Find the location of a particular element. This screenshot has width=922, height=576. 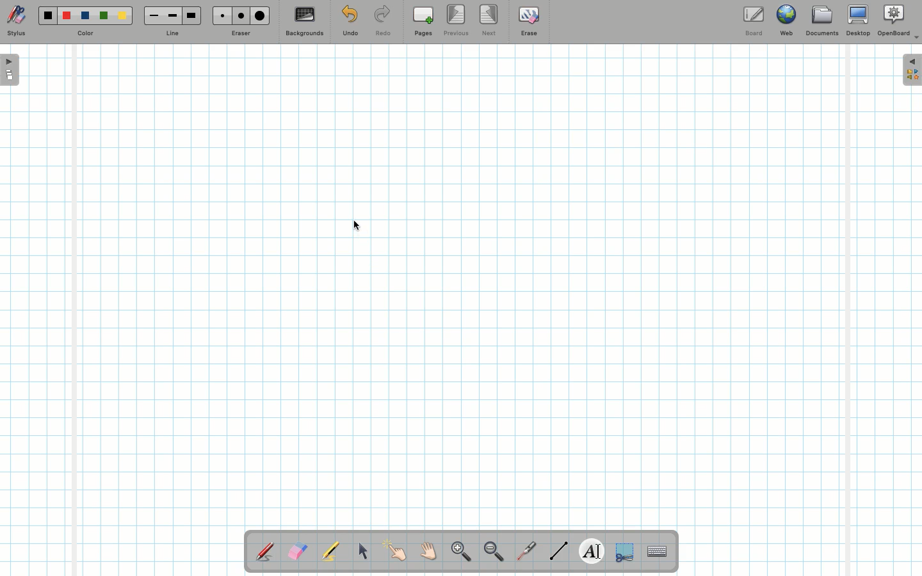

Stylus is located at coordinates (266, 551).